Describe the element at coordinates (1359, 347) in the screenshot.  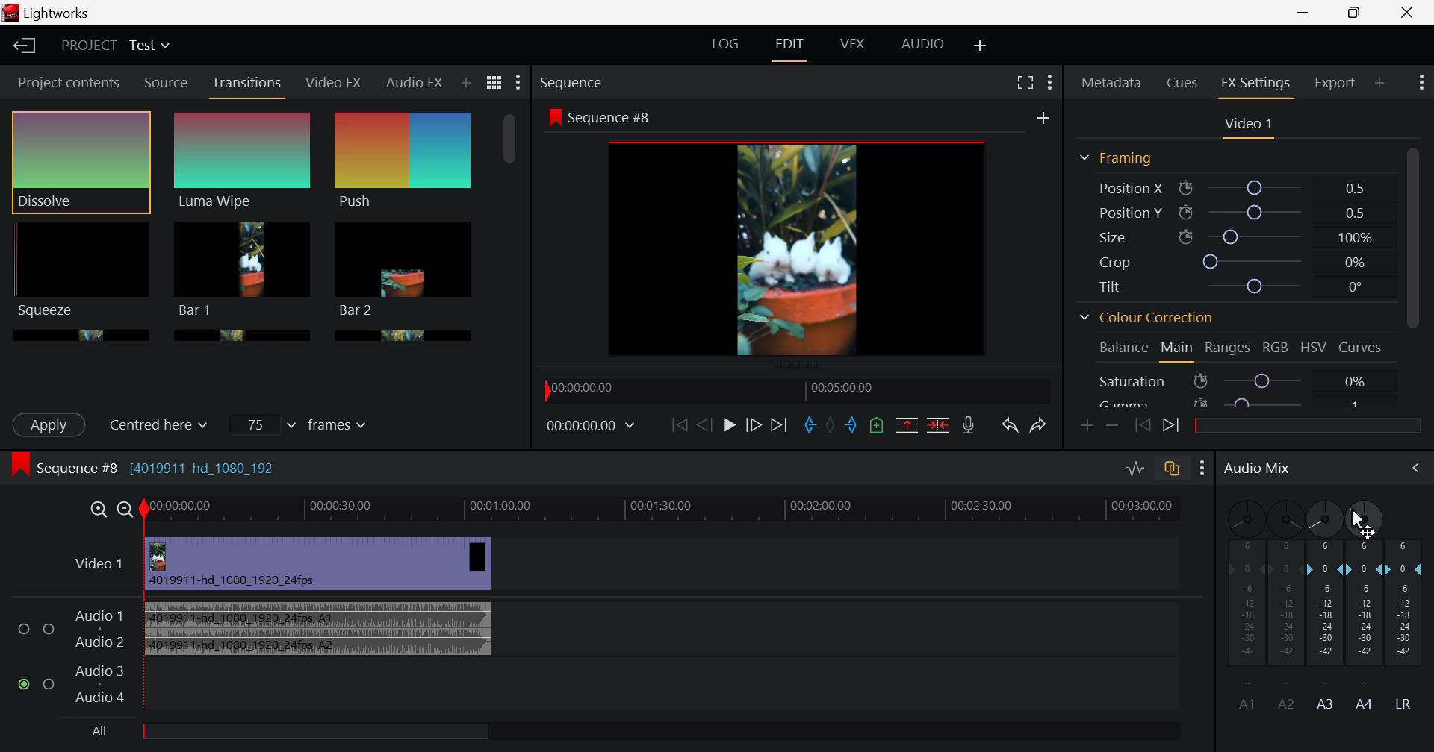
I see `Curves` at that location.